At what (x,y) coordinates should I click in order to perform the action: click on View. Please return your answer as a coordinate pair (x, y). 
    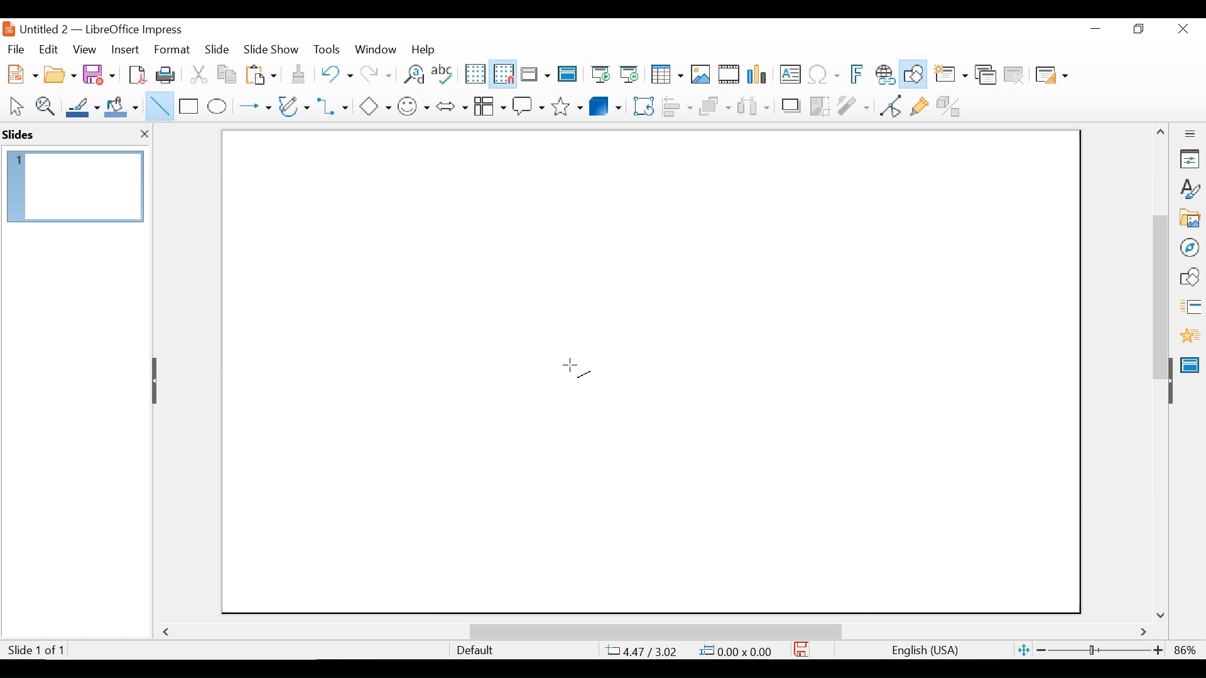
    Looking at the image, I should click on (85, 49).